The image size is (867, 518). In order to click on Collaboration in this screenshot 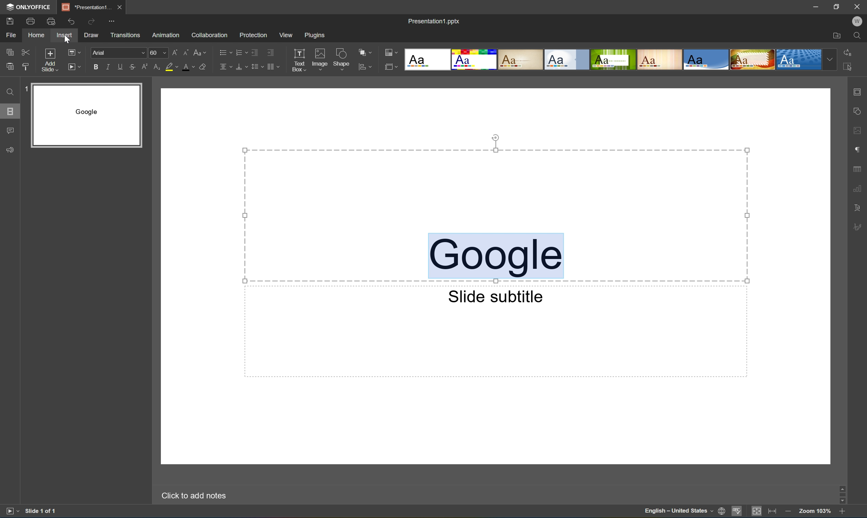, I will do `click(209, 35)`.